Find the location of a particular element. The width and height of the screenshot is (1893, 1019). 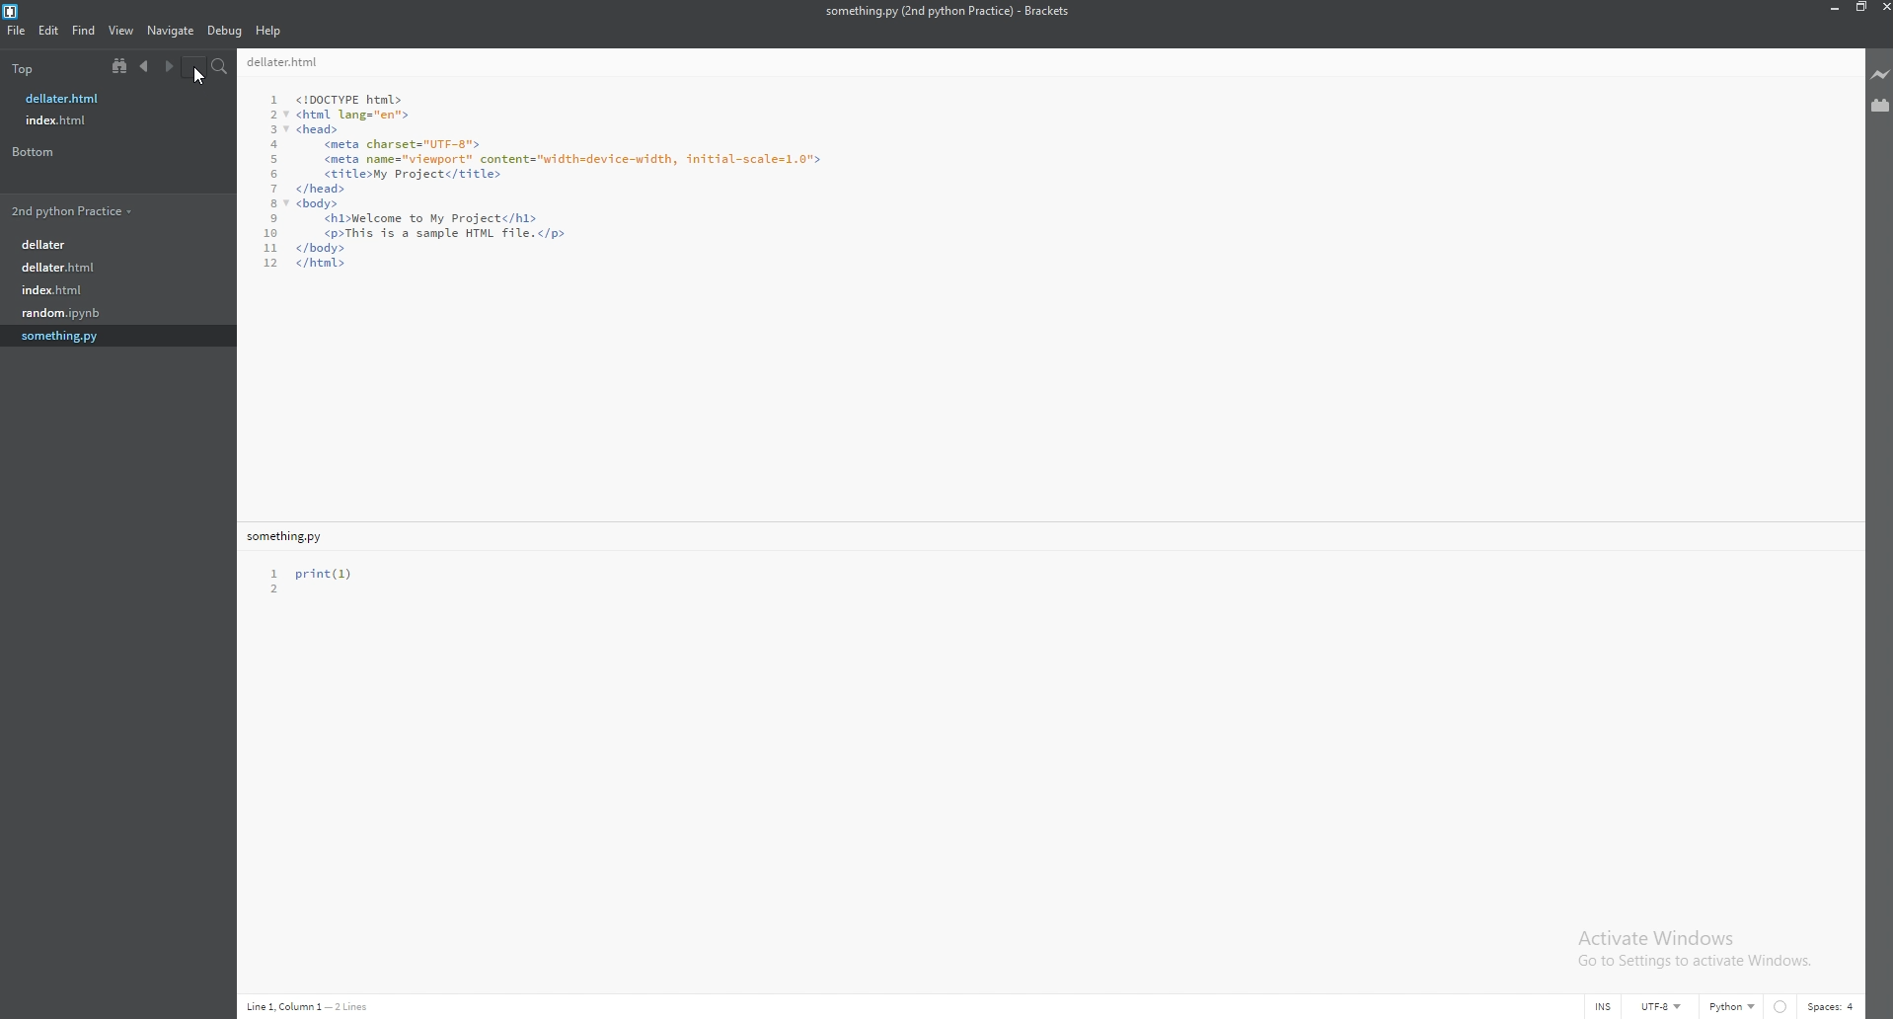

navigate is located at coordinates (172, 31).